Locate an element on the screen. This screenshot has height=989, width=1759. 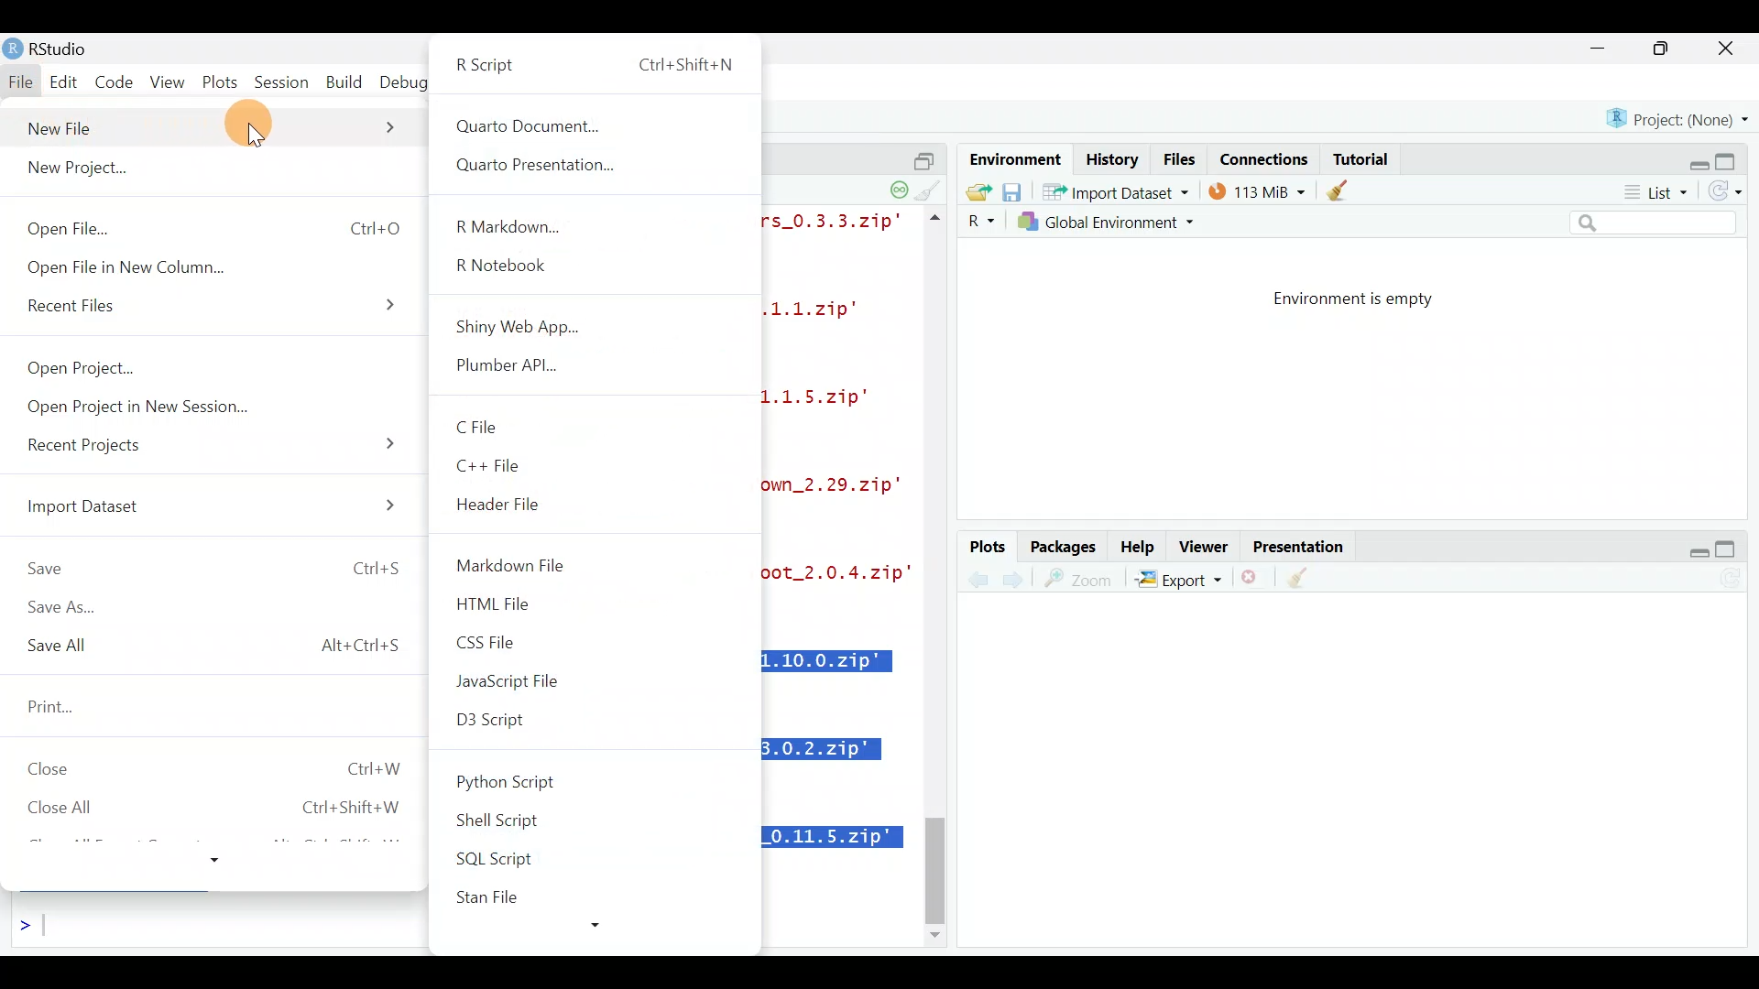
Quarto Presentation... is located at coordinates (540, 170).